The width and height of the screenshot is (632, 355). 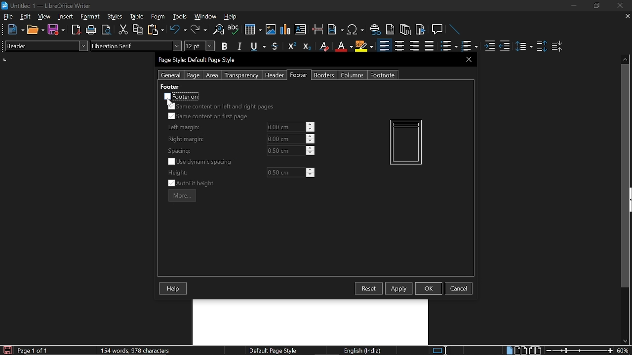 I want to click on Footer, so click(x=299, y=75).